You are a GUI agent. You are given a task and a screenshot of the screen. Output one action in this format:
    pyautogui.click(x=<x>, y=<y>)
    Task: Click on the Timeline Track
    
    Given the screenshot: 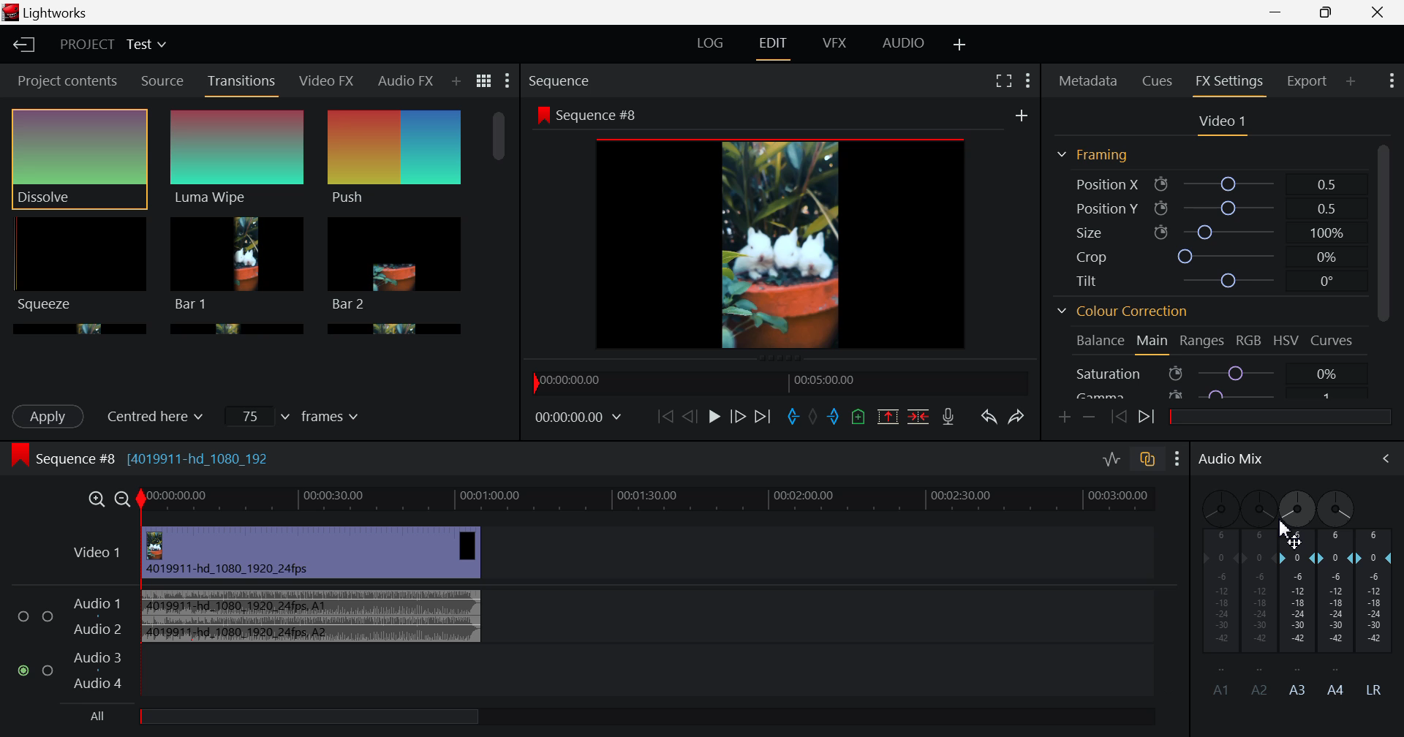 What is the action you would take?
    pyautogui.click(x=663, y=499)
    